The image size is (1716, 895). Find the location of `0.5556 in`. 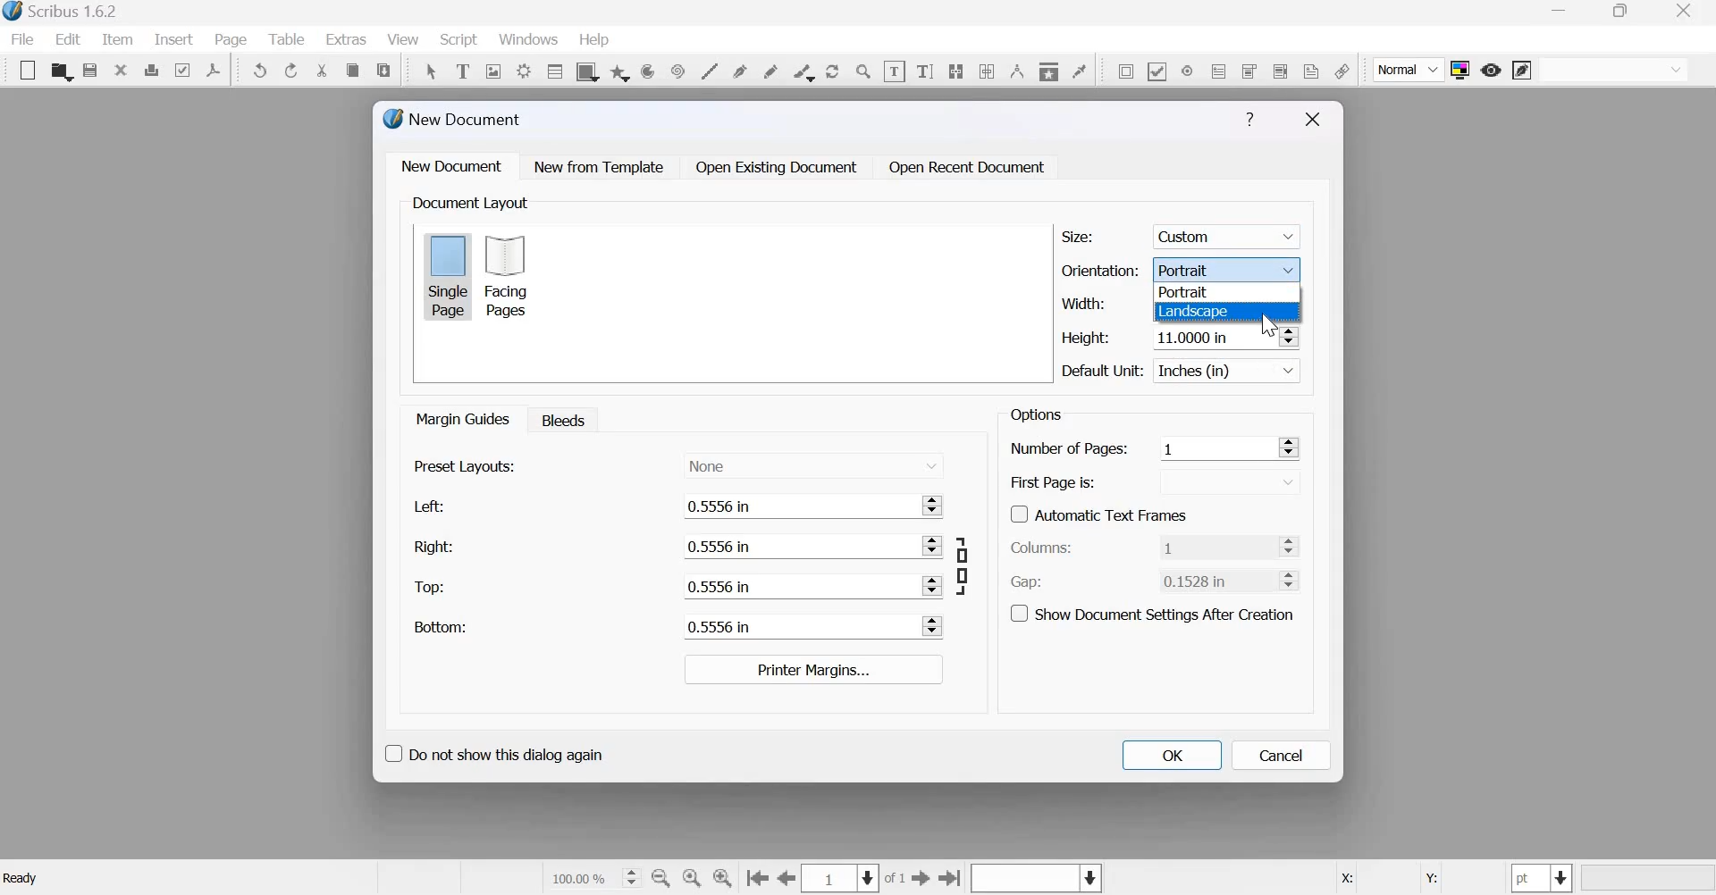

0.5556 in is located at coordinates (795, 625).